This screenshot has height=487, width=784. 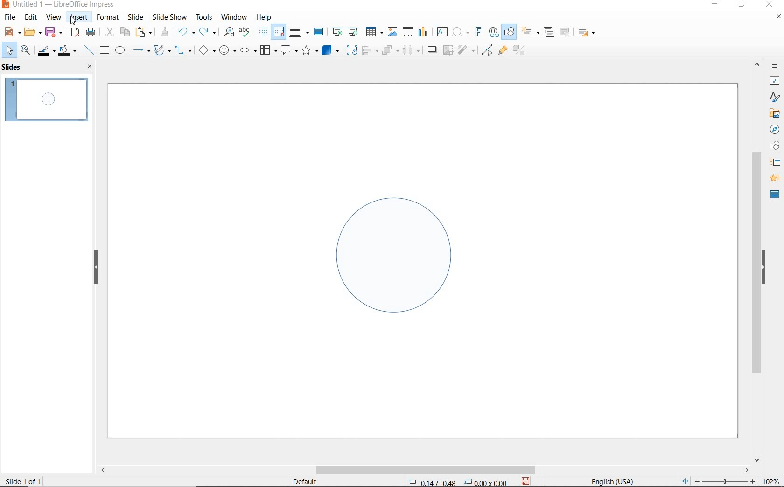 I want to click on default, so click(x=299, y=481).